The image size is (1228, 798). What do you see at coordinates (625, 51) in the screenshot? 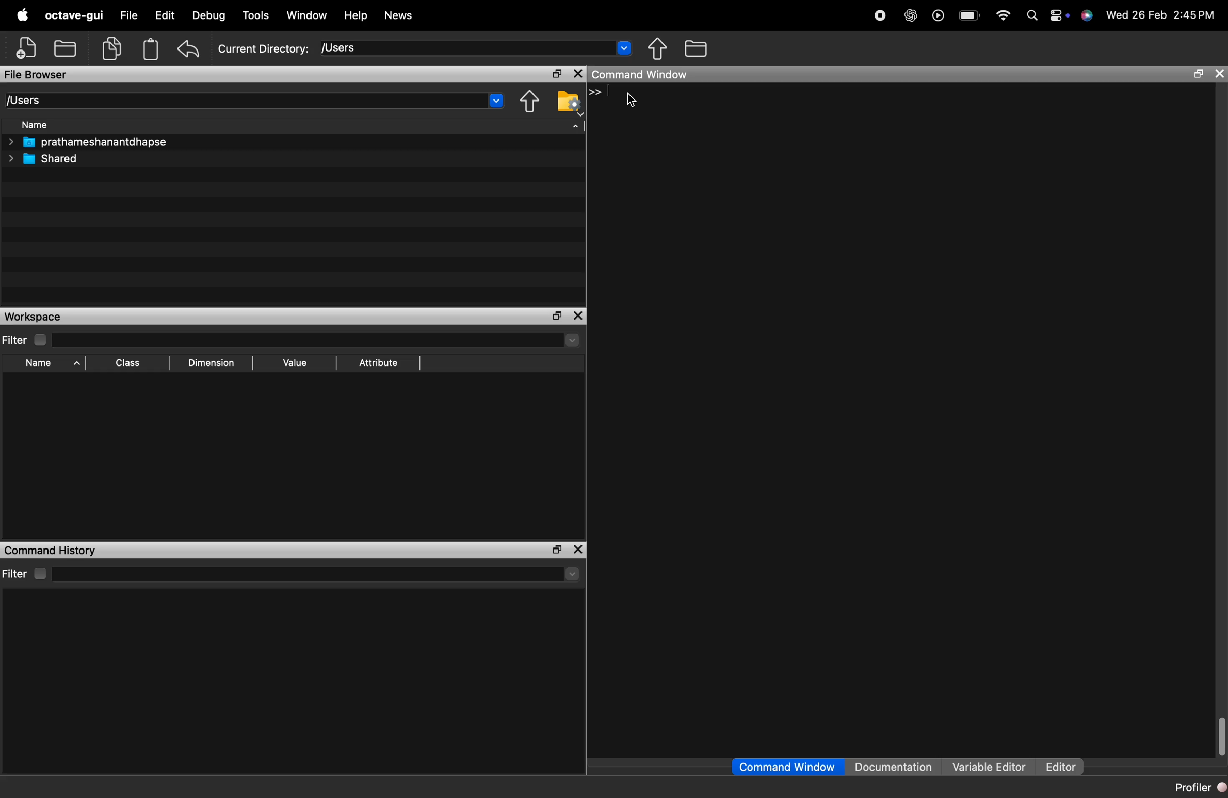
I see `dropdown` at bounding box center [625, 51].